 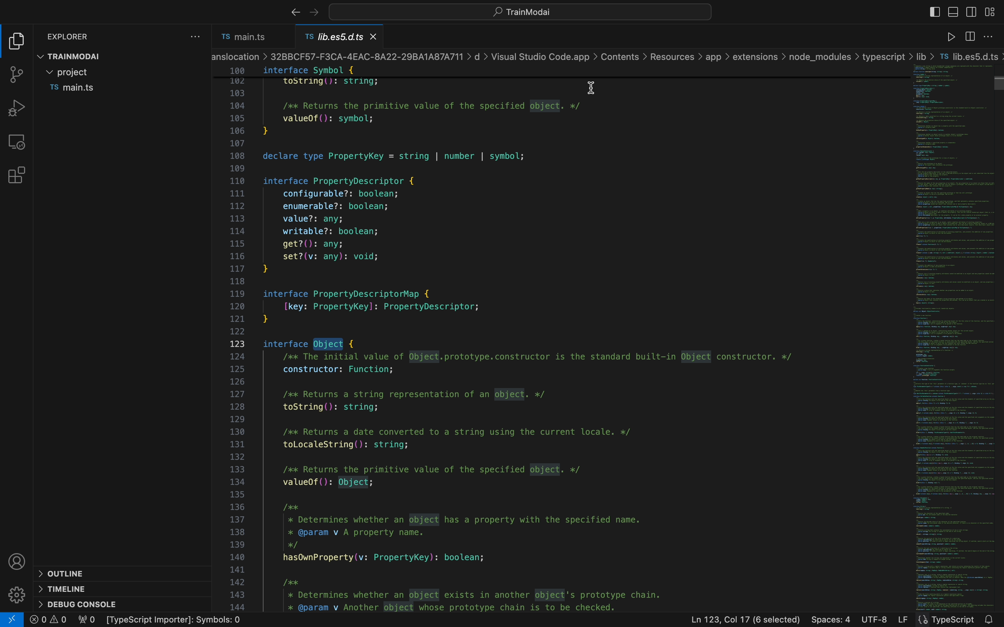 I want to click on error logs, so click(x=135, y=618).